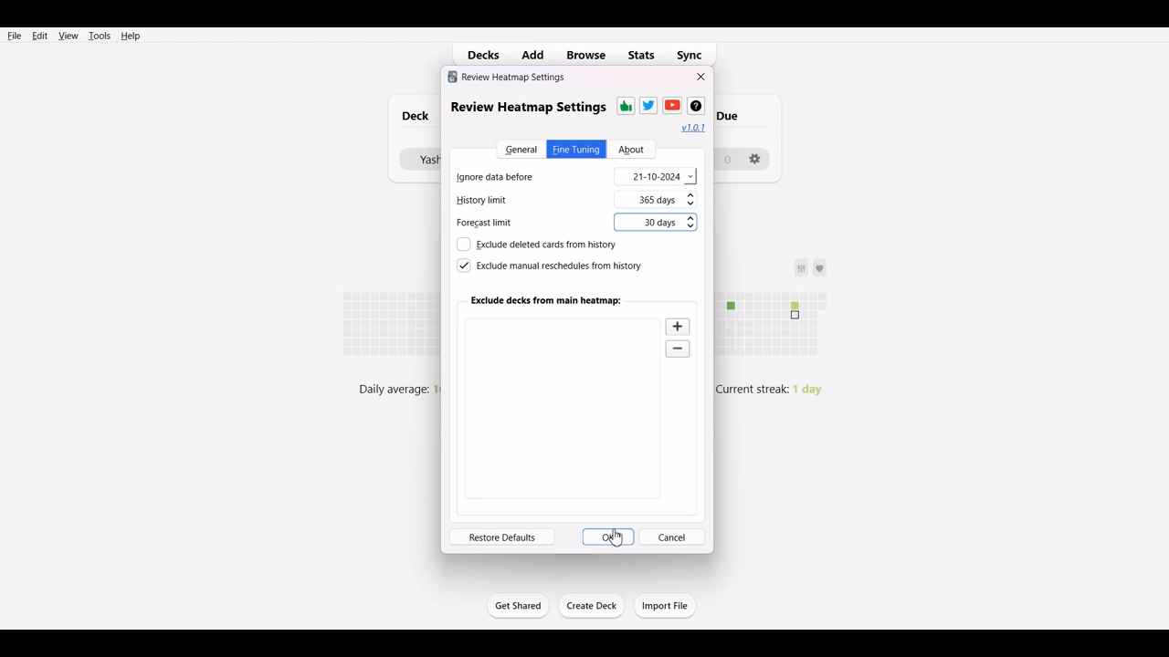 The height and width of the screenshot is (657, 1169). Describe the element at coordinates (391, 389) in the screenshot. I see `daily average` at that location.